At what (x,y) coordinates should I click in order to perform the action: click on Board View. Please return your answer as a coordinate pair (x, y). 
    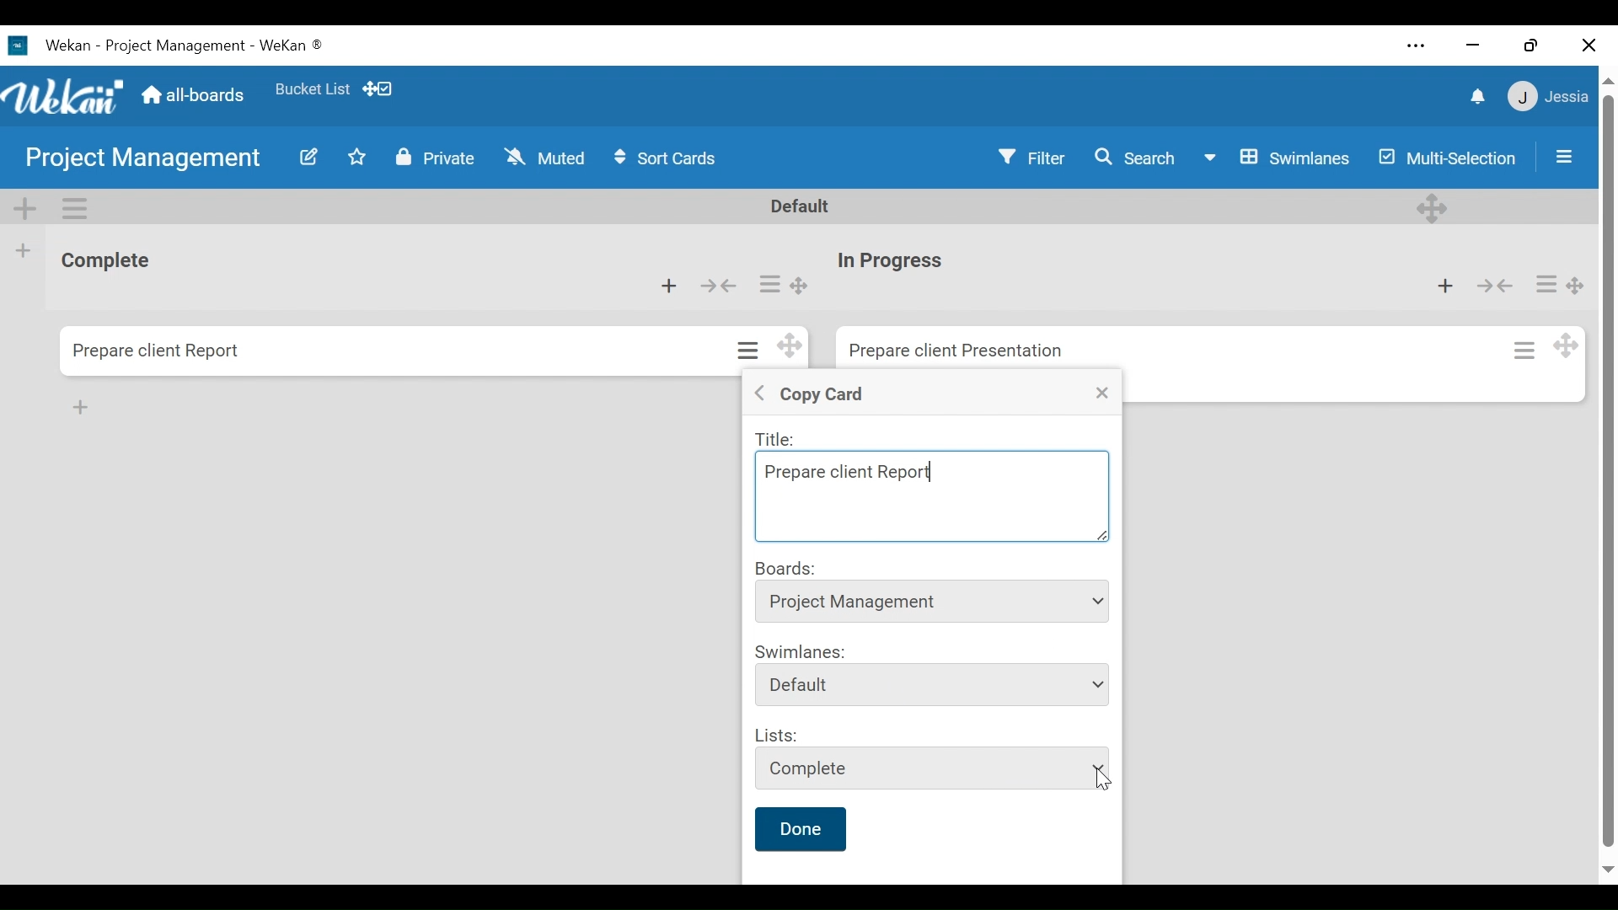
    Looking at the image, I should click on (1277, 157).